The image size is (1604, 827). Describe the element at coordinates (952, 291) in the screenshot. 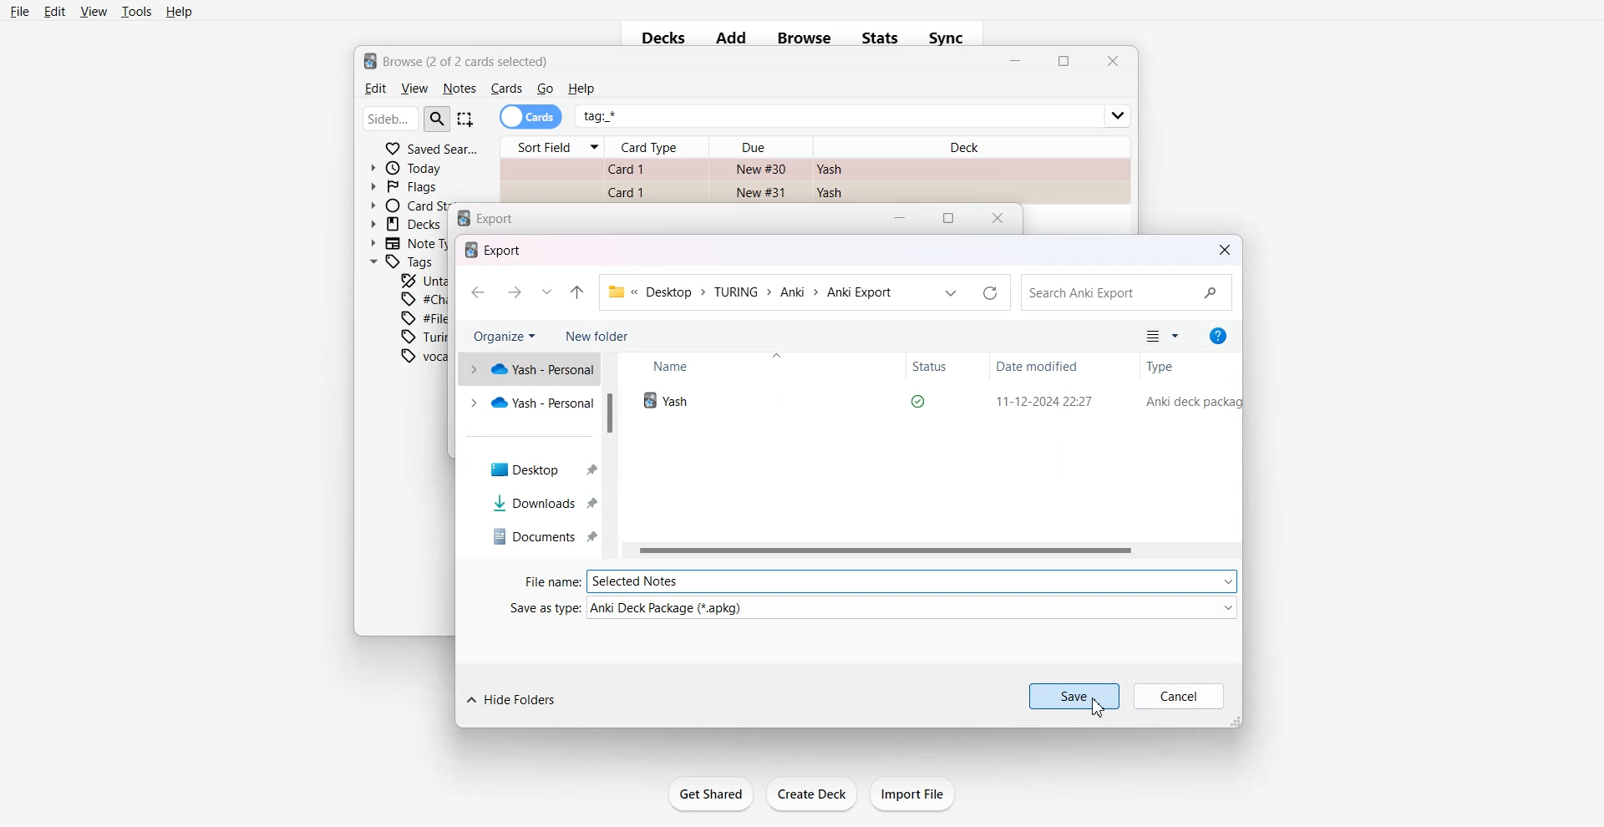

I see `Previous file` at that location.